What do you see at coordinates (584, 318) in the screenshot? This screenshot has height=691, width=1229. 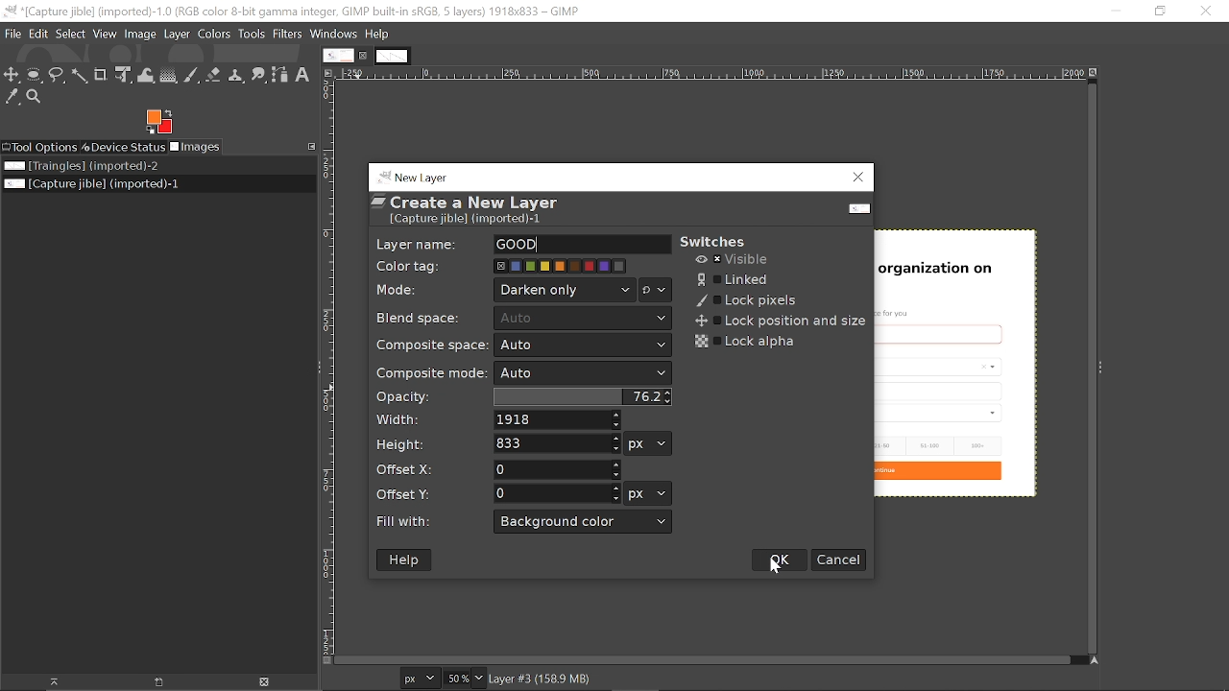 I see `auto` at bounding box center [584, 318].